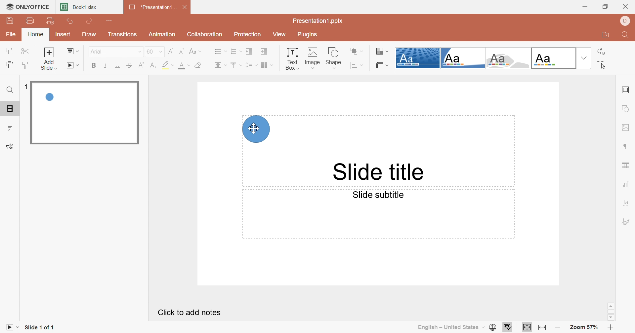  What do you see at coordinates (318, 20) in the screenshot?
I see `Presentation.pptx` at bounding box center [318, 20].